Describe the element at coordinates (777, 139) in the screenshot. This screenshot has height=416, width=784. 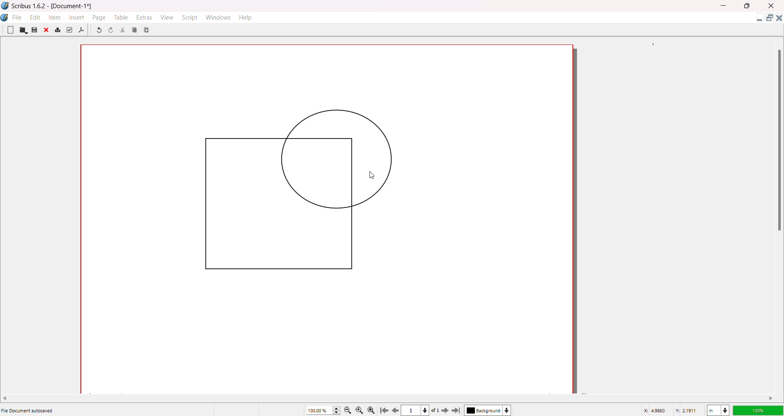
I see `Scroll Bar` at that location.